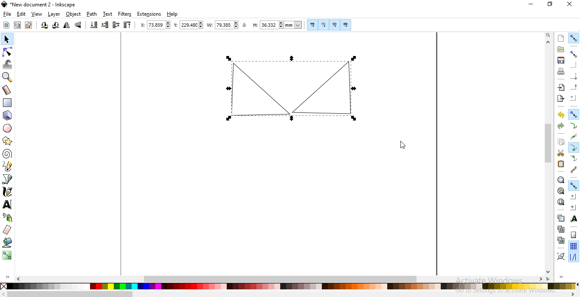 The height and width of the screenshot is (297, 580). I want to click on move patterns along with objects, so click(346, 24).